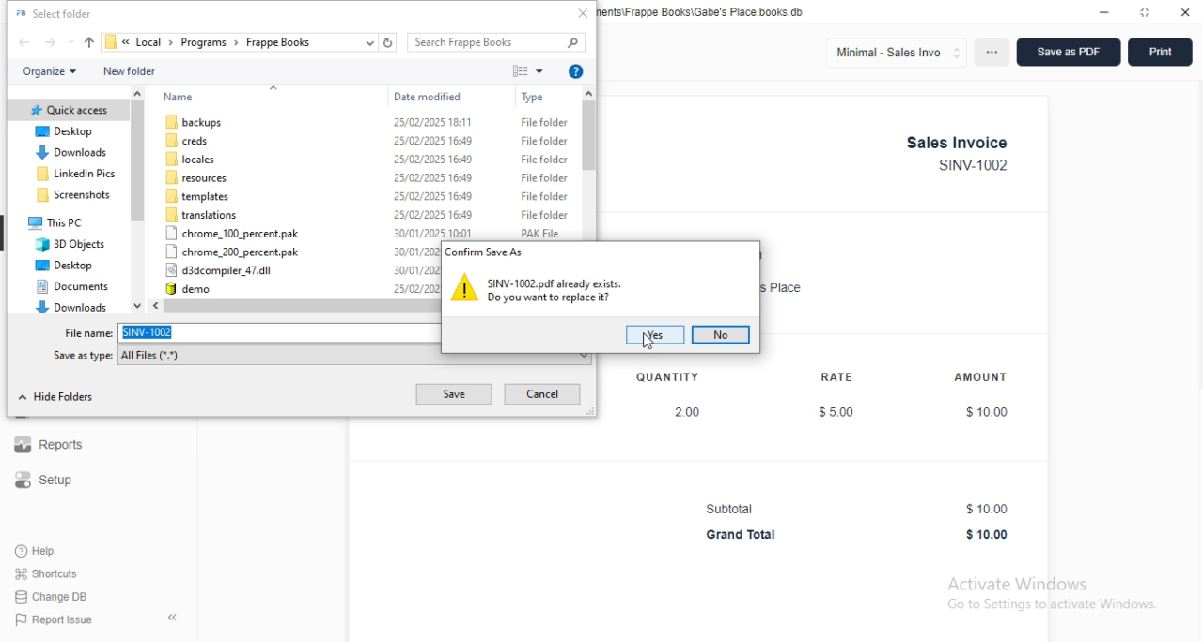  What do you see at coordinates (415, 288) in the screenshot?
I see `25/02/2025 18:31` at bounding box center [415, 288].